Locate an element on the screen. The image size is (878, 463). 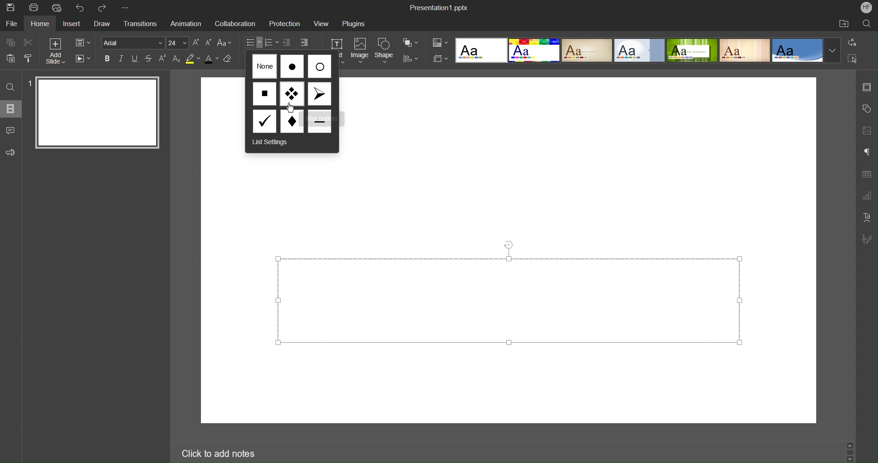
Transitions is located at coordinates (138, 24).